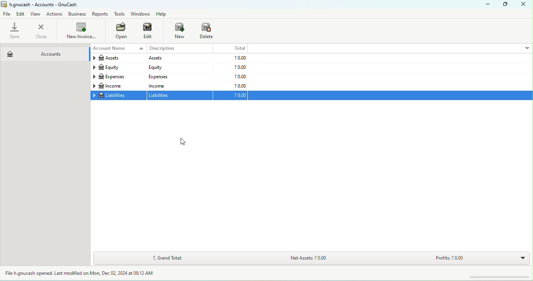  What do you see at coordinates (179, 86) in the screenshot?
I see `income` at bounding box center [179, 86].